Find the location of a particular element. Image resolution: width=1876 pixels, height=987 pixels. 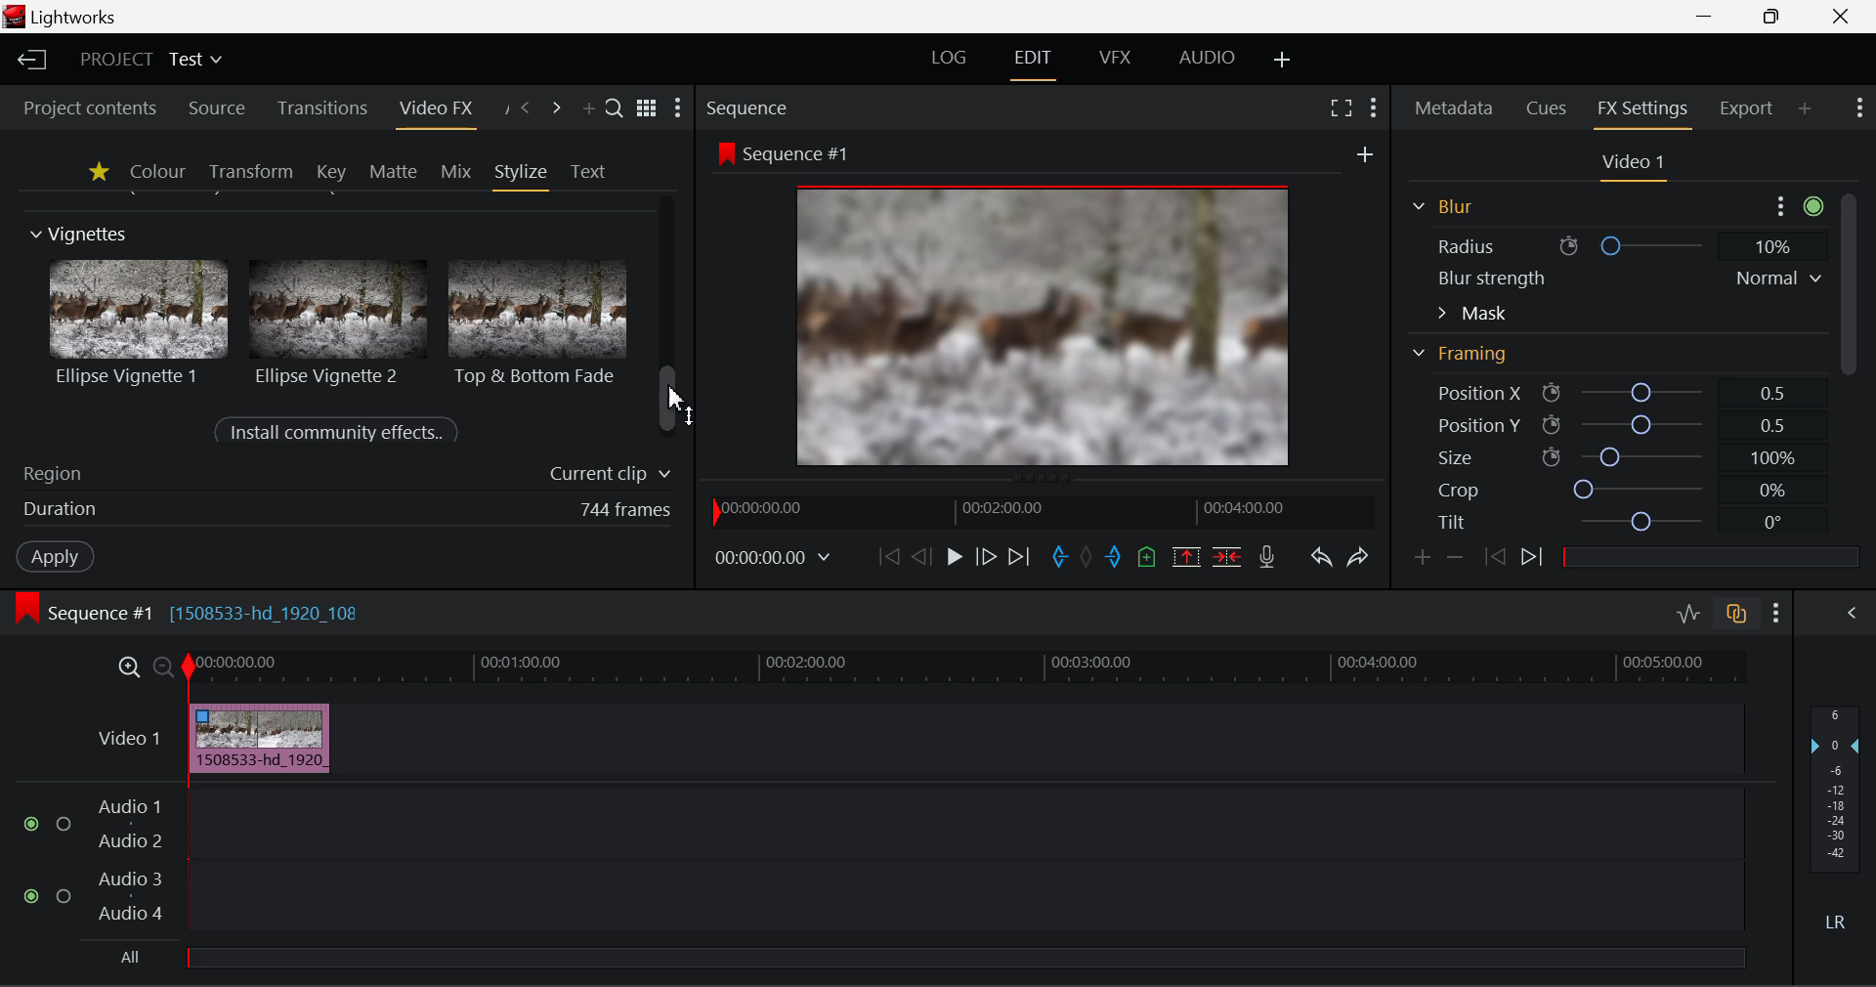

Position Y is located at coordinates (1608, 424).